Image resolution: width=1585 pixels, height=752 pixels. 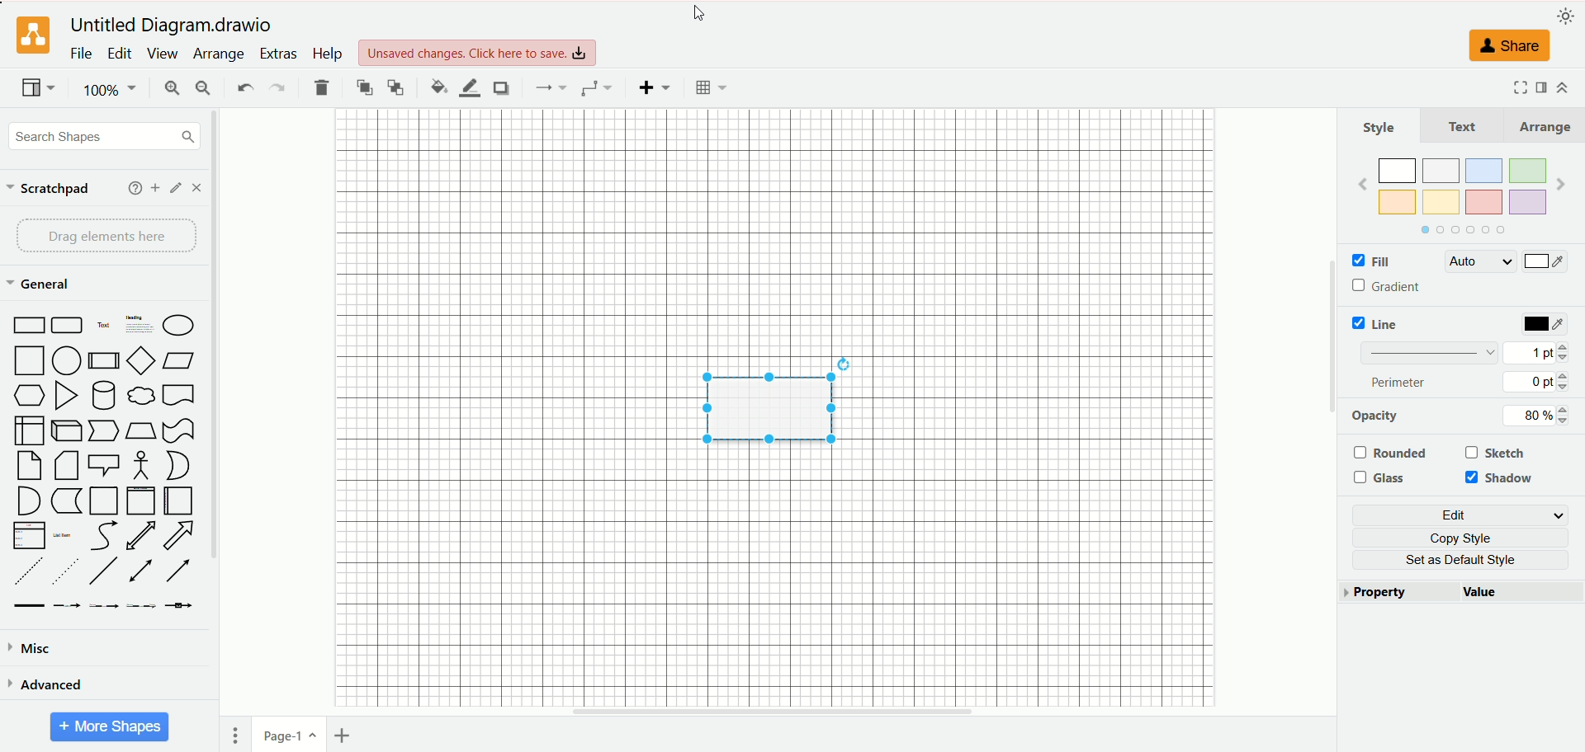 What do you see at coordinates (1468, 538) in the screenshot?
I see `copy style` at bounding box center [1468, 538].